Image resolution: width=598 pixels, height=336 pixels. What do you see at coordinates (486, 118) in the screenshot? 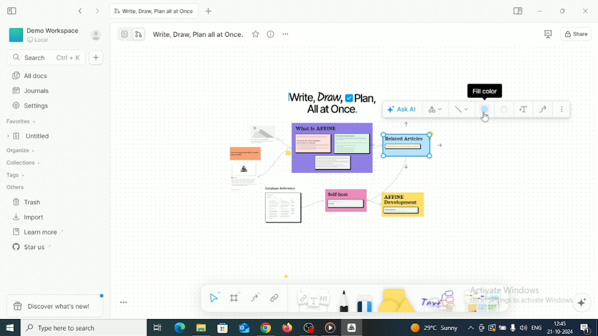
I see `Cursor` at bounding box center [486, 118].